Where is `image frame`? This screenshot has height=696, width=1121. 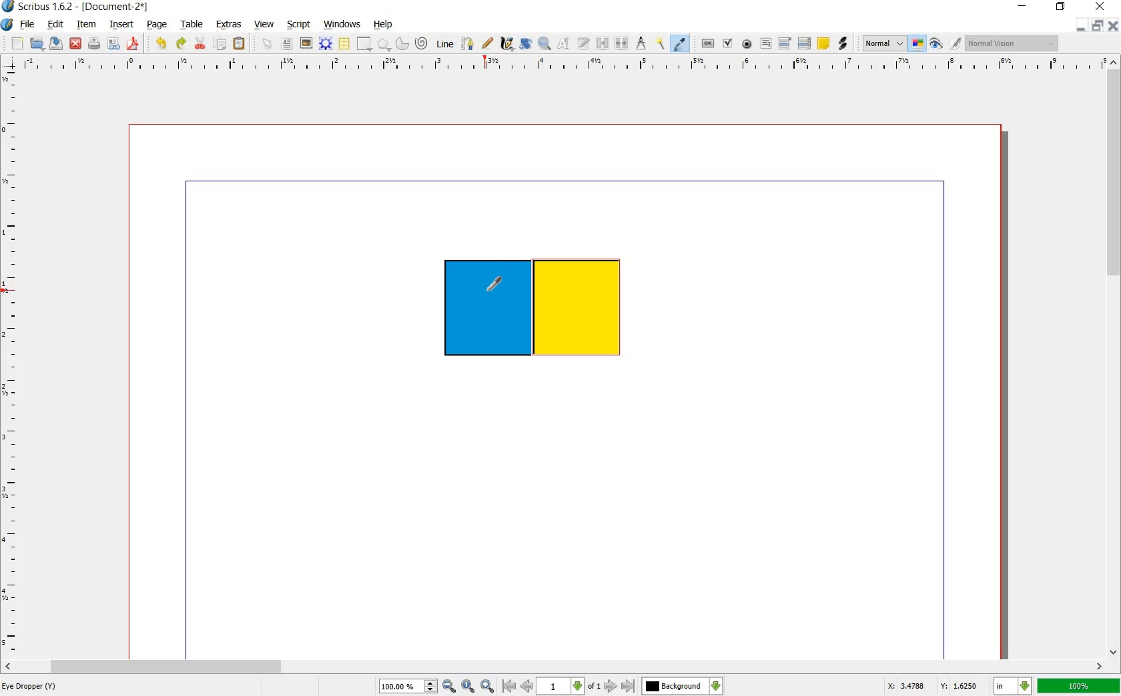 image frame is located at coordinates (306, 44).